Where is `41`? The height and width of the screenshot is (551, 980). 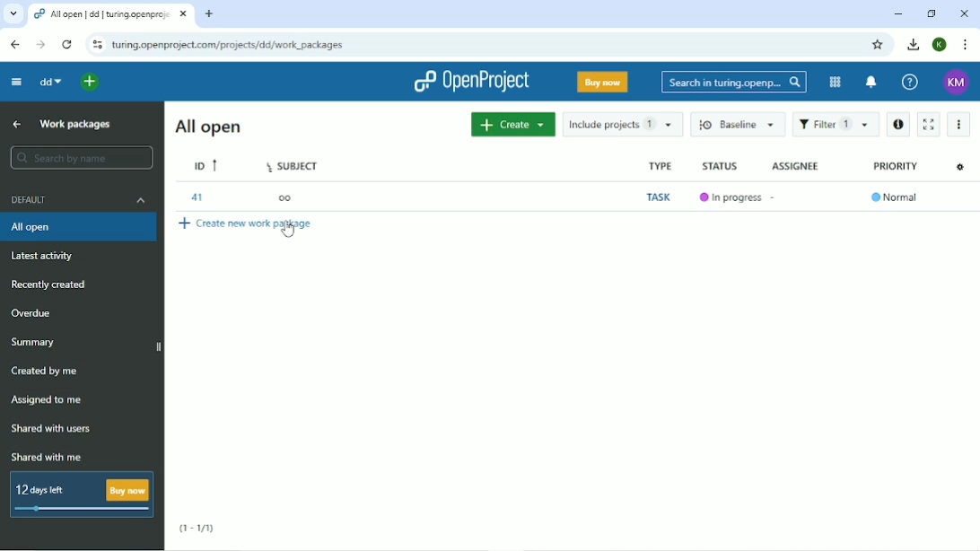 41 is located at coordinates (197, 198).